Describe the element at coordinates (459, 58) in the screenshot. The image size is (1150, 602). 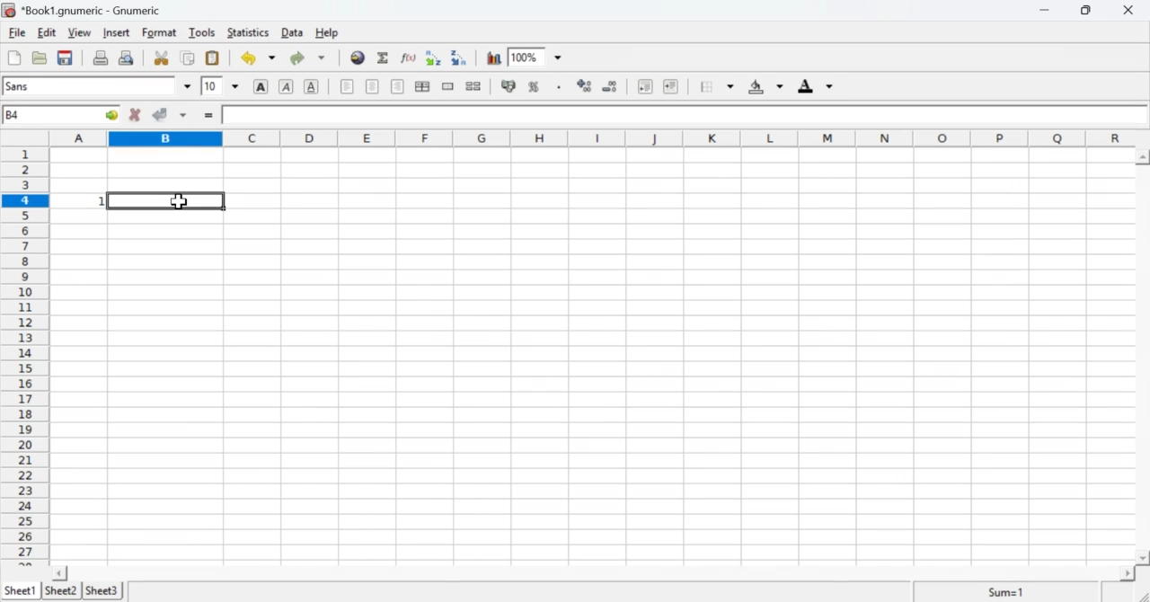
I see `Sort into descending` at that location.